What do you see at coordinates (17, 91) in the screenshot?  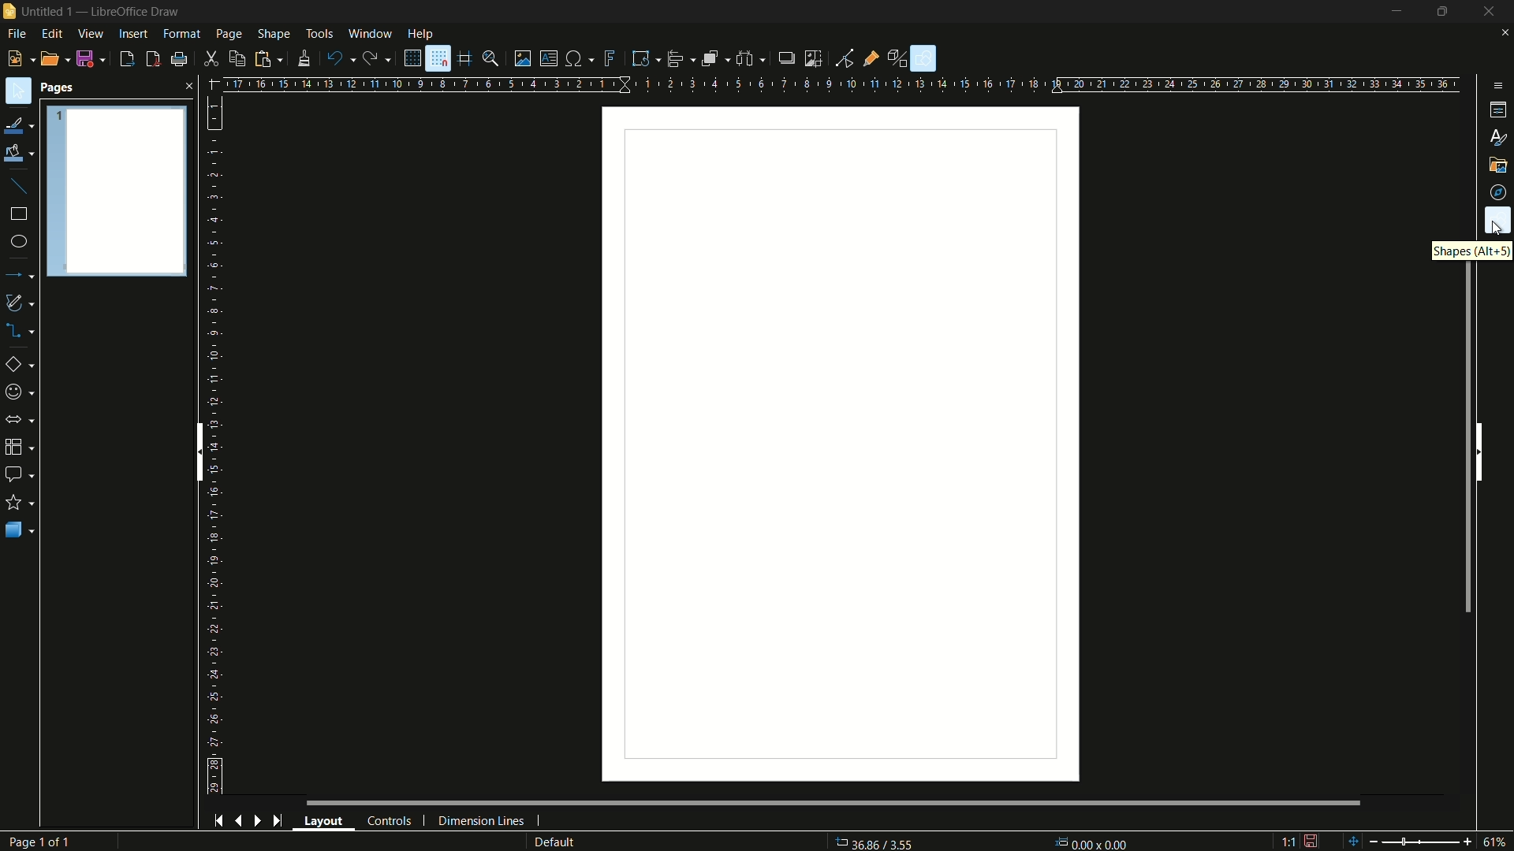 I see `select` at bounding box center [17, 91].